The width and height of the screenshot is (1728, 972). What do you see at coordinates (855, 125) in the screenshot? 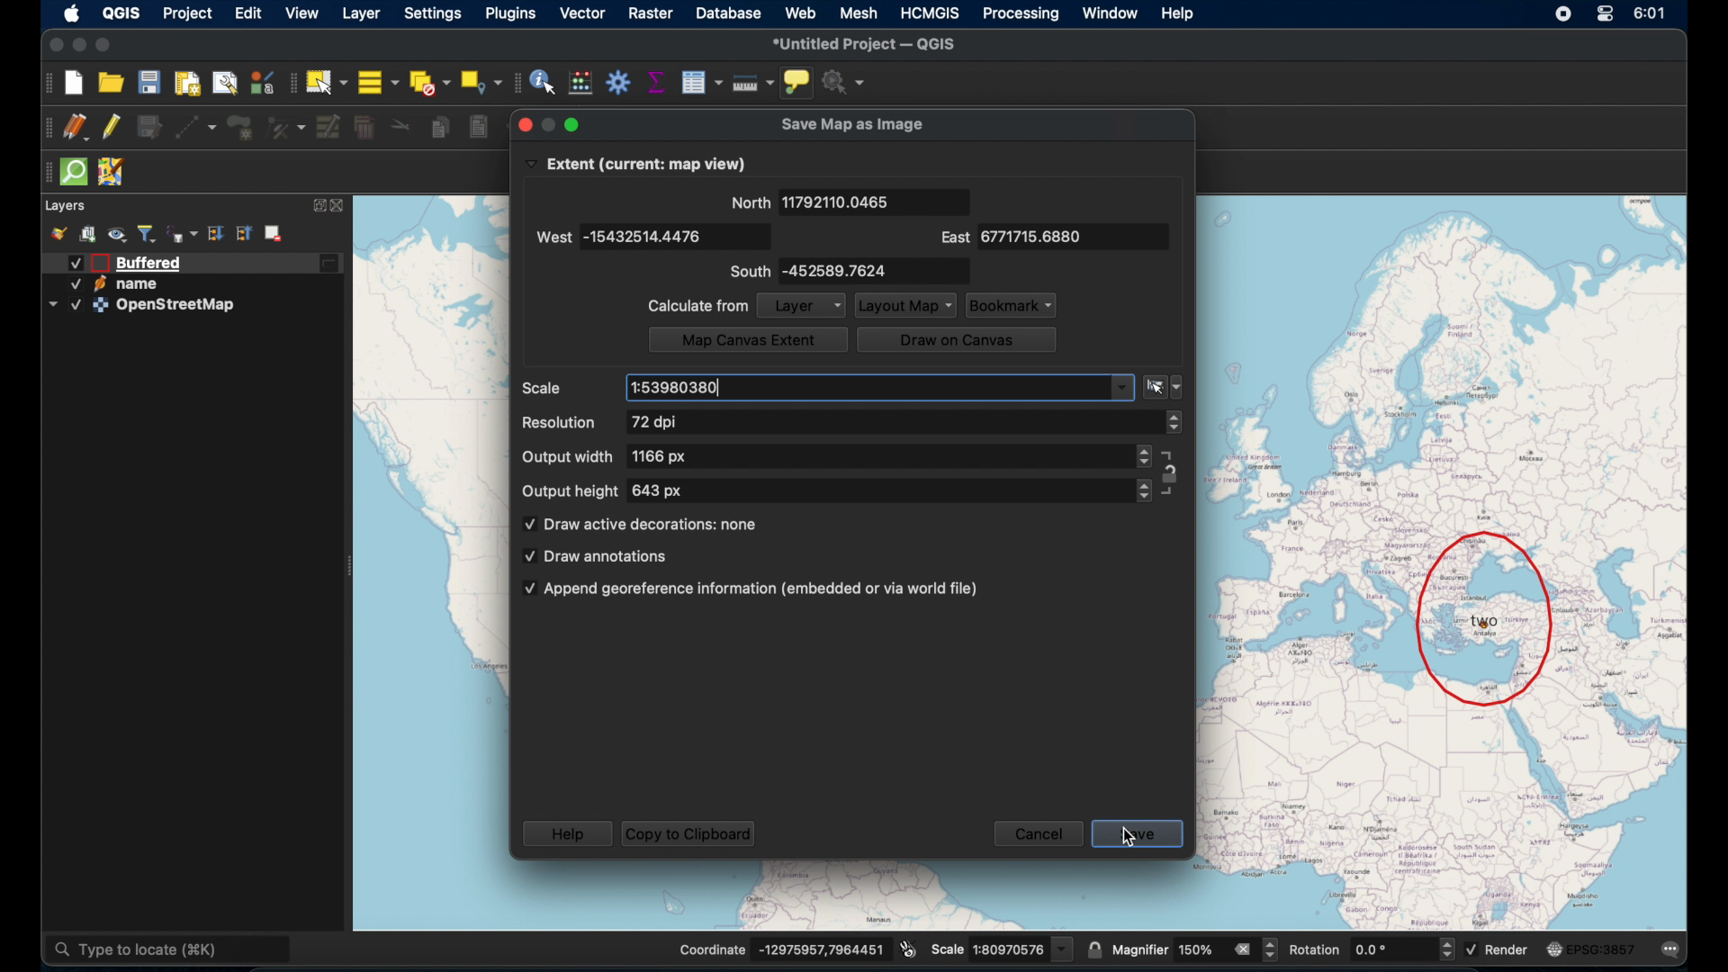
I see `save map as image` at bounding box center [855, 125].